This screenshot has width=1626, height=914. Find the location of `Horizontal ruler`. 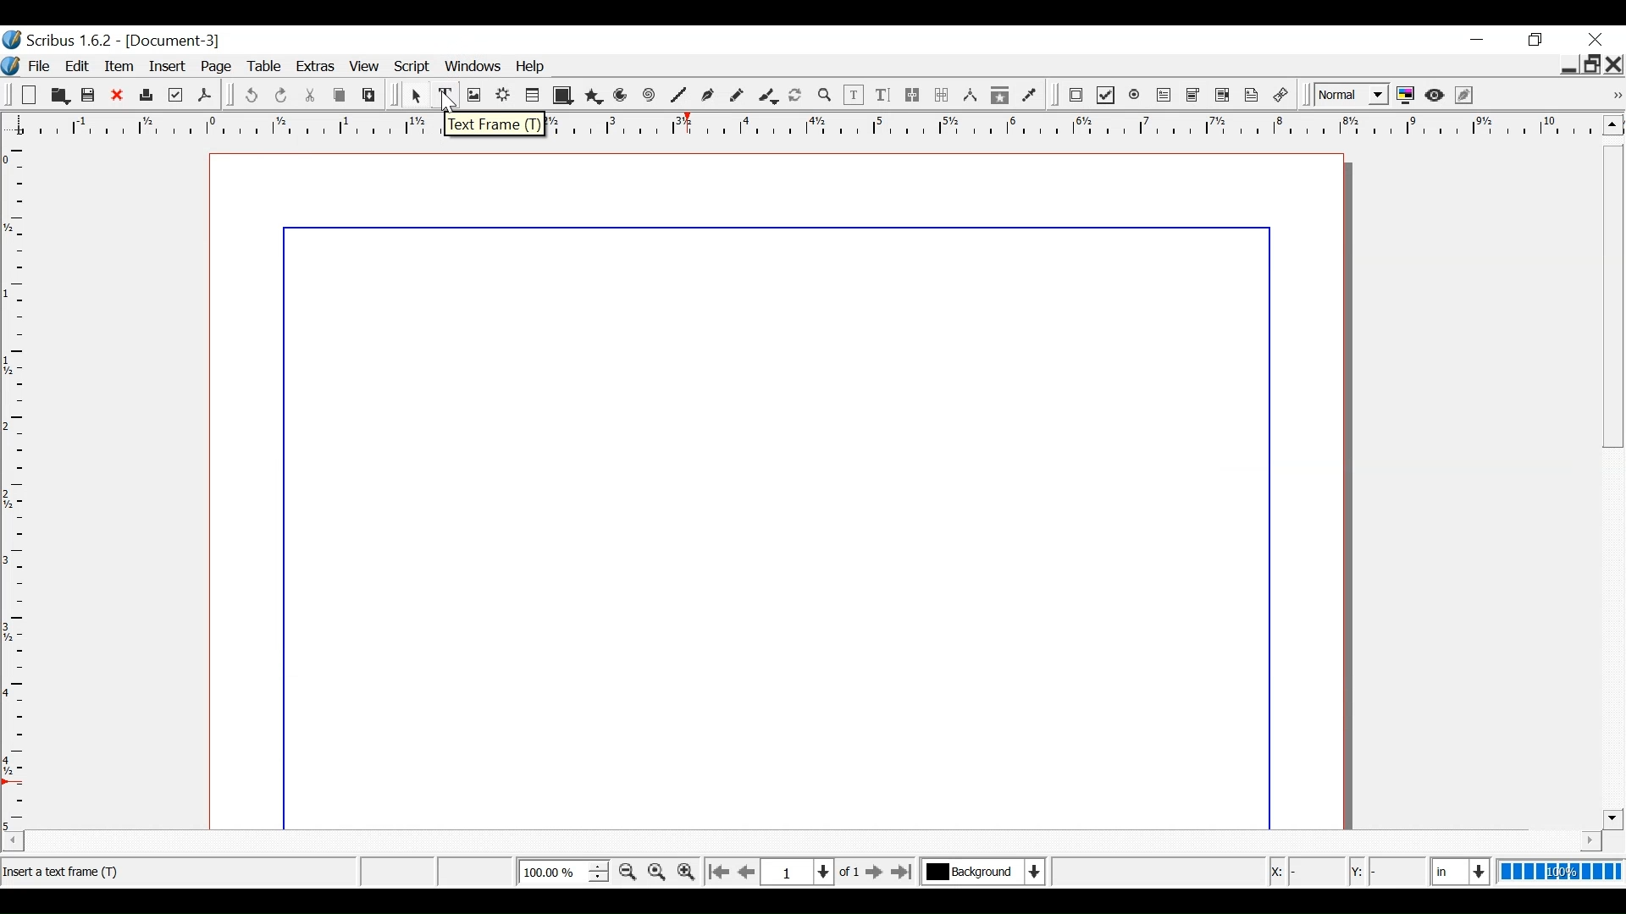

Horizontal ruler is located at coordinates (797, 125).